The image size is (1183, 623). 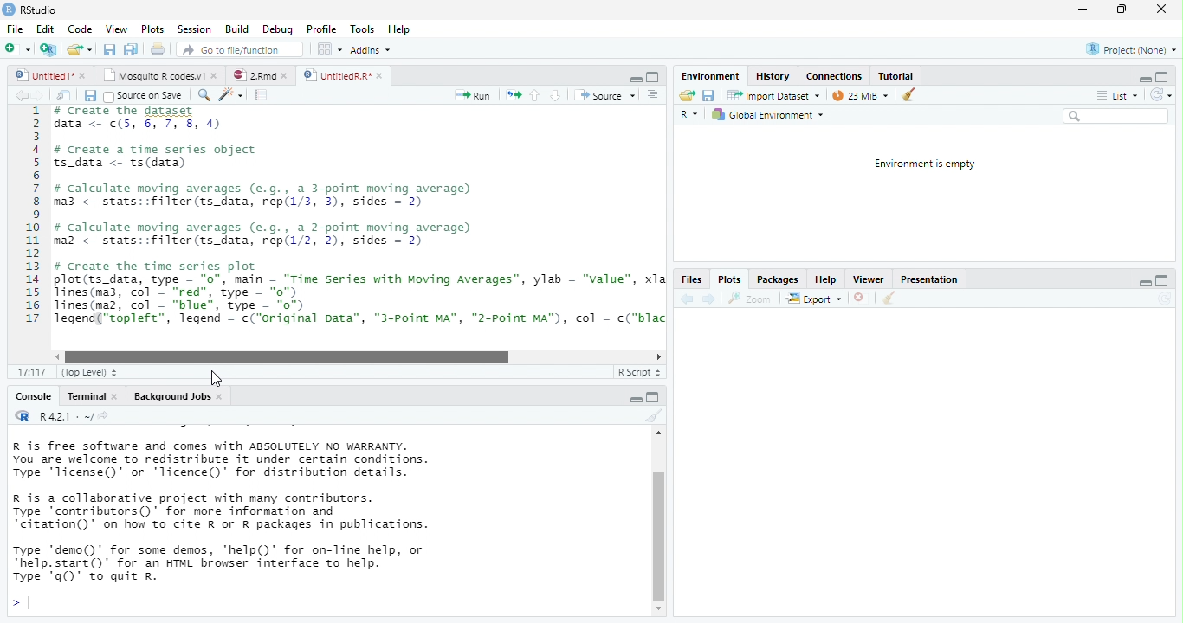 What do you see at coordinates (1142, 80) in the screenshot?
I see `minimize` at bounding box center [1142, 80].